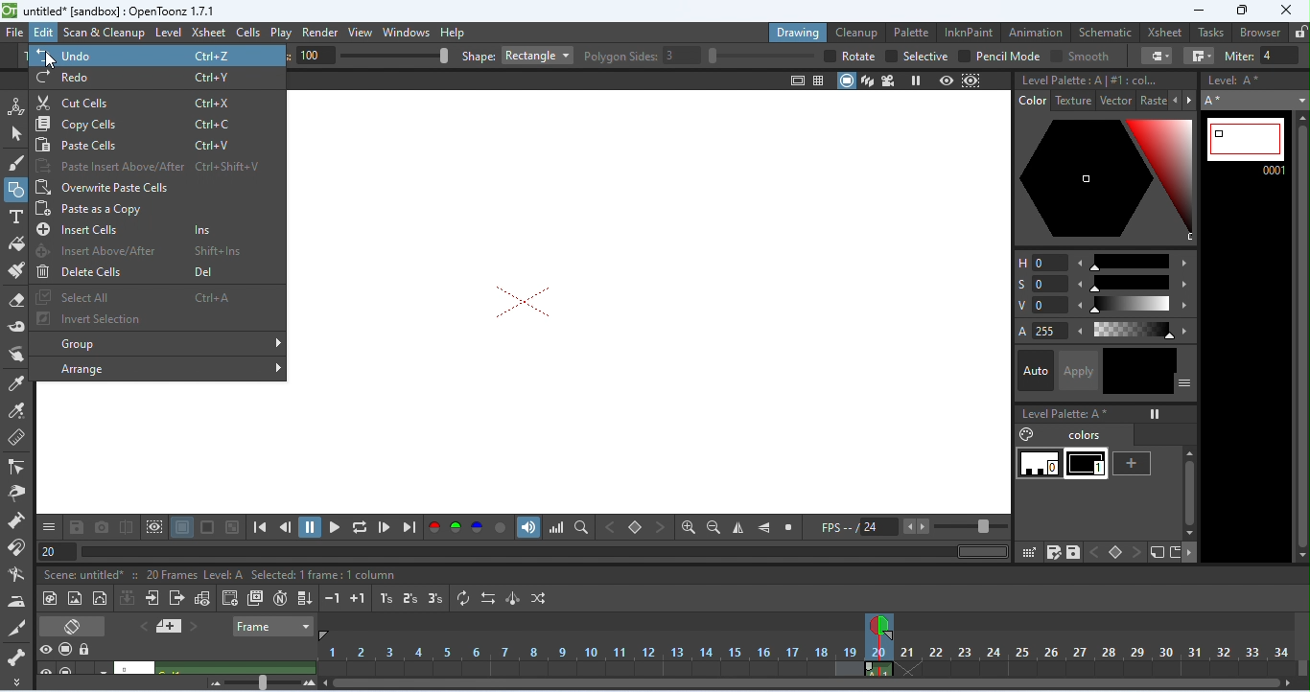  Describe the element at coordinates (76, 526) in the screenshot. I see `save images` at that location.